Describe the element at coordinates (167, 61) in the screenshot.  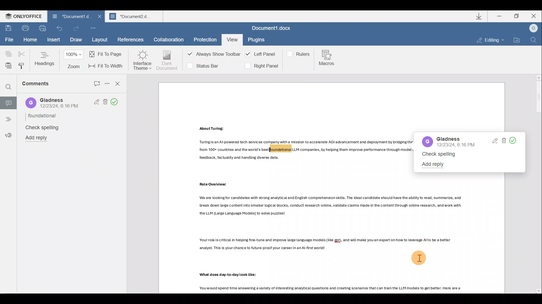
I see `Dark document` at that location.